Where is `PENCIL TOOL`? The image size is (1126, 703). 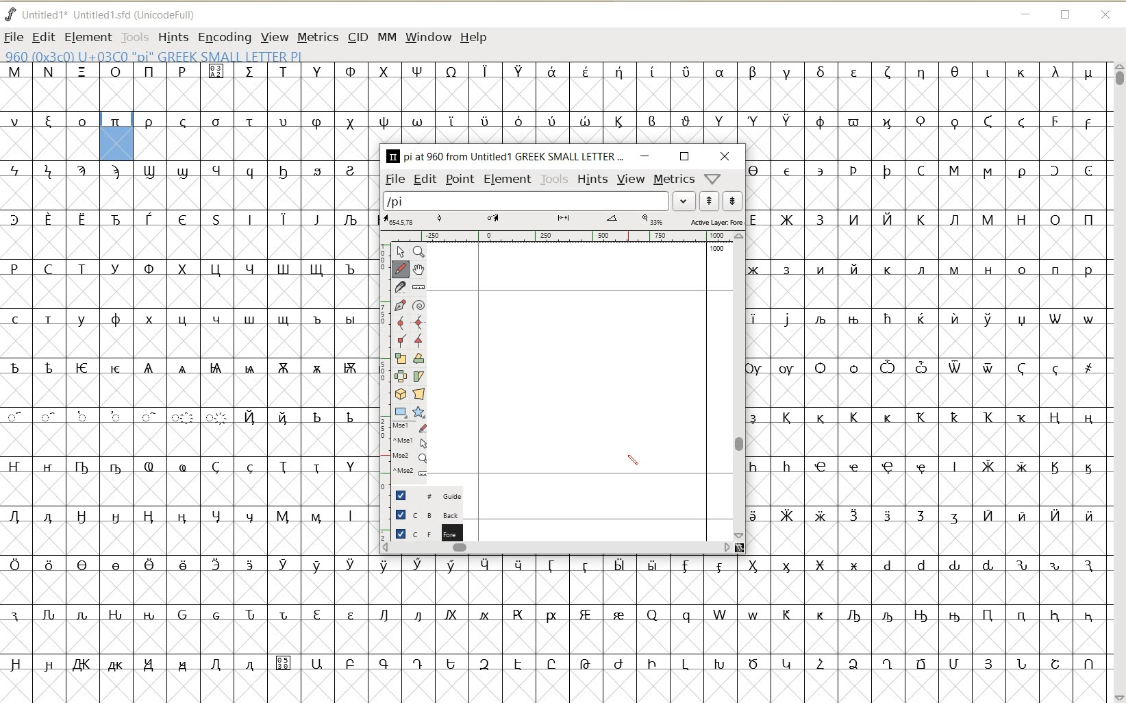 PENCIL TOOL is located at coordinates (634, 461).